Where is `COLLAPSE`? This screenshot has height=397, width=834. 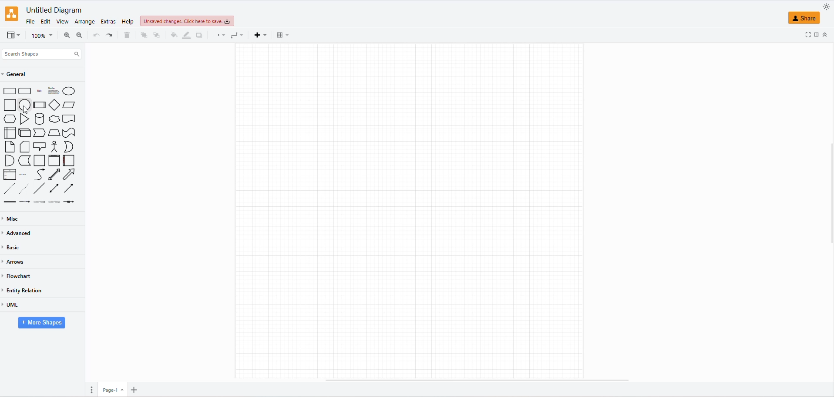 COLLAPSE is located at coordinates (826, 34).